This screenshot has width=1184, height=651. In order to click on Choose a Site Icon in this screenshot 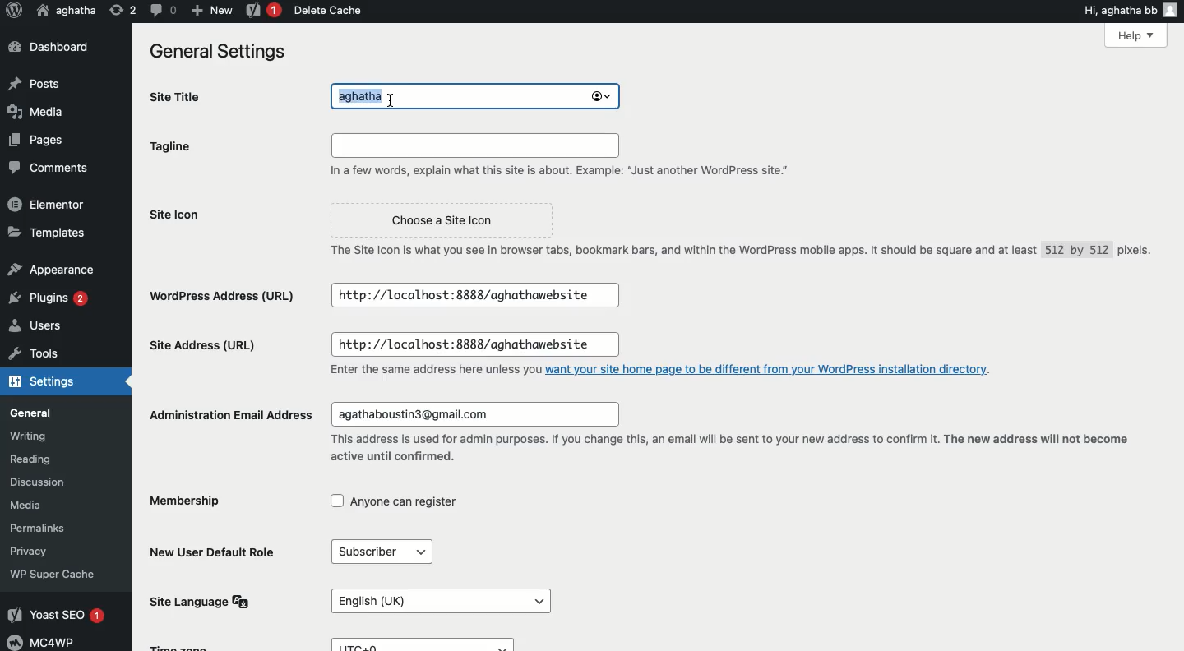, I will do `click(442, 220)`.